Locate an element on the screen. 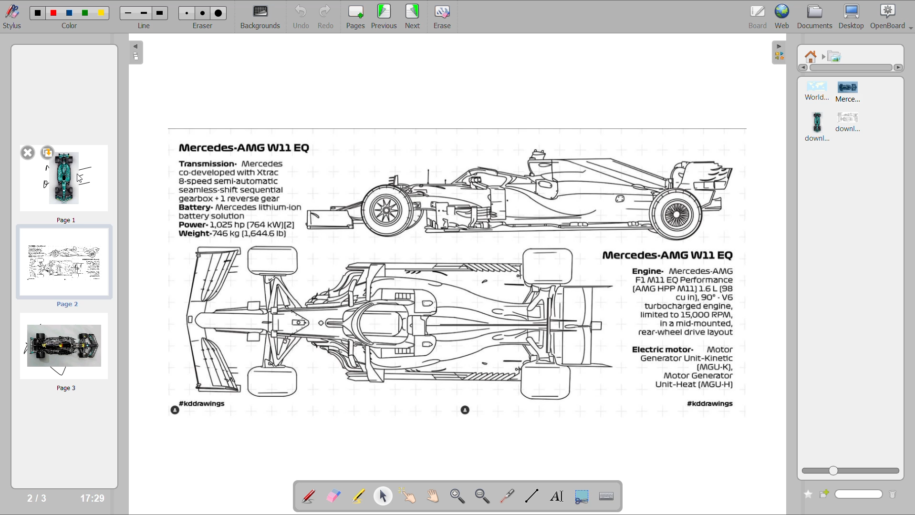 The width and height of the screenshot is (915, 515). zoom out is located at coordinates (483, 496).